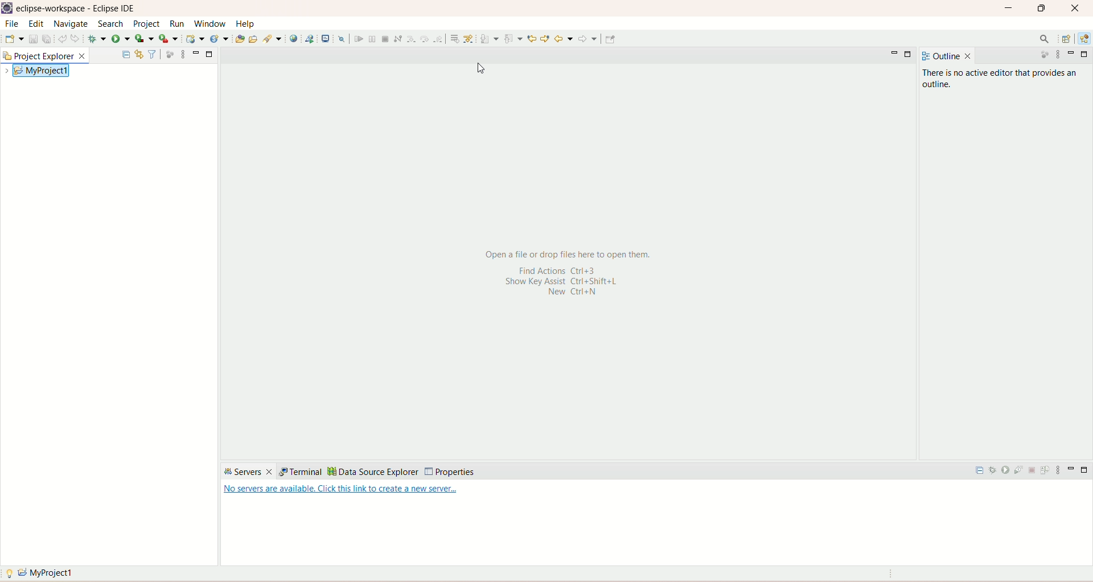 The width and height of the screenshot is (1093, 582). Describe the element at coordinates (449, 472) in the screenshot. I see `properties` at that location.